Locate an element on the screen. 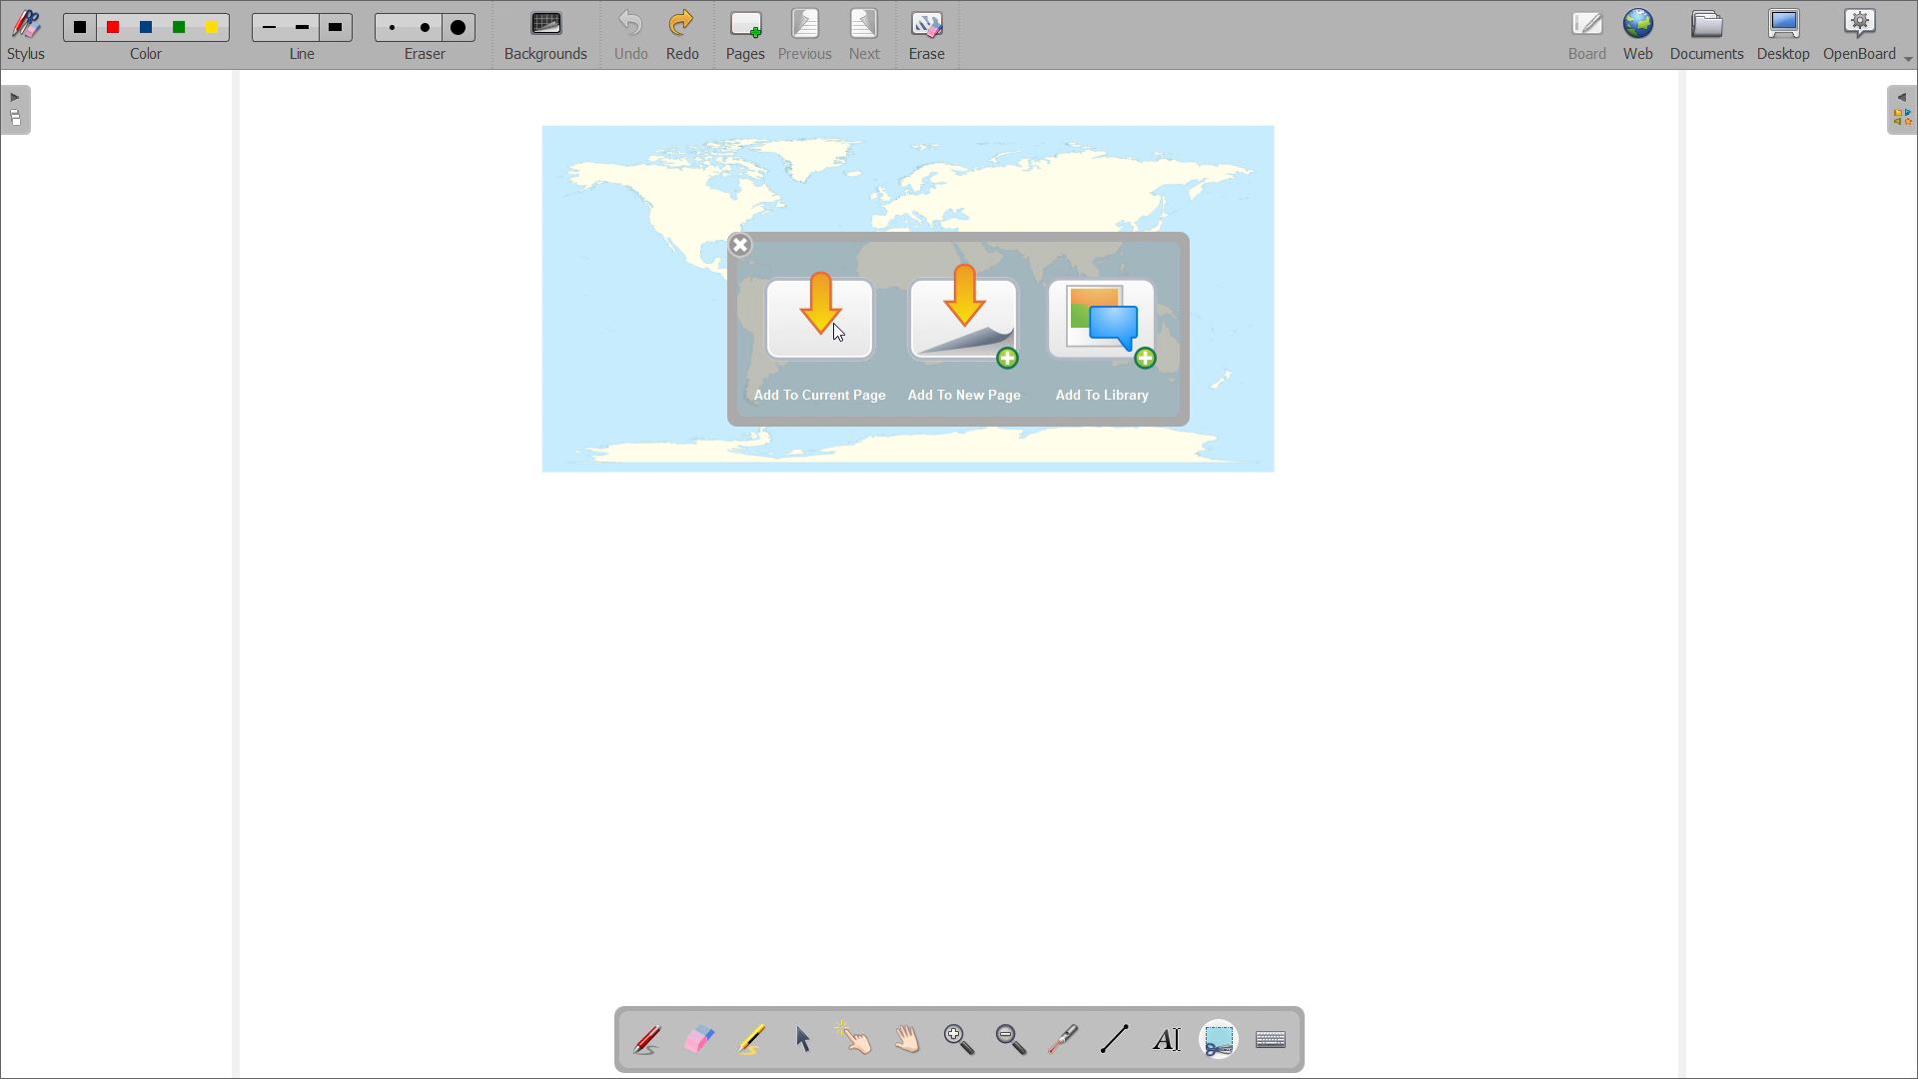 This screenshot has height=1079, width=1918. add to library is located at coordinates (1102, 396).